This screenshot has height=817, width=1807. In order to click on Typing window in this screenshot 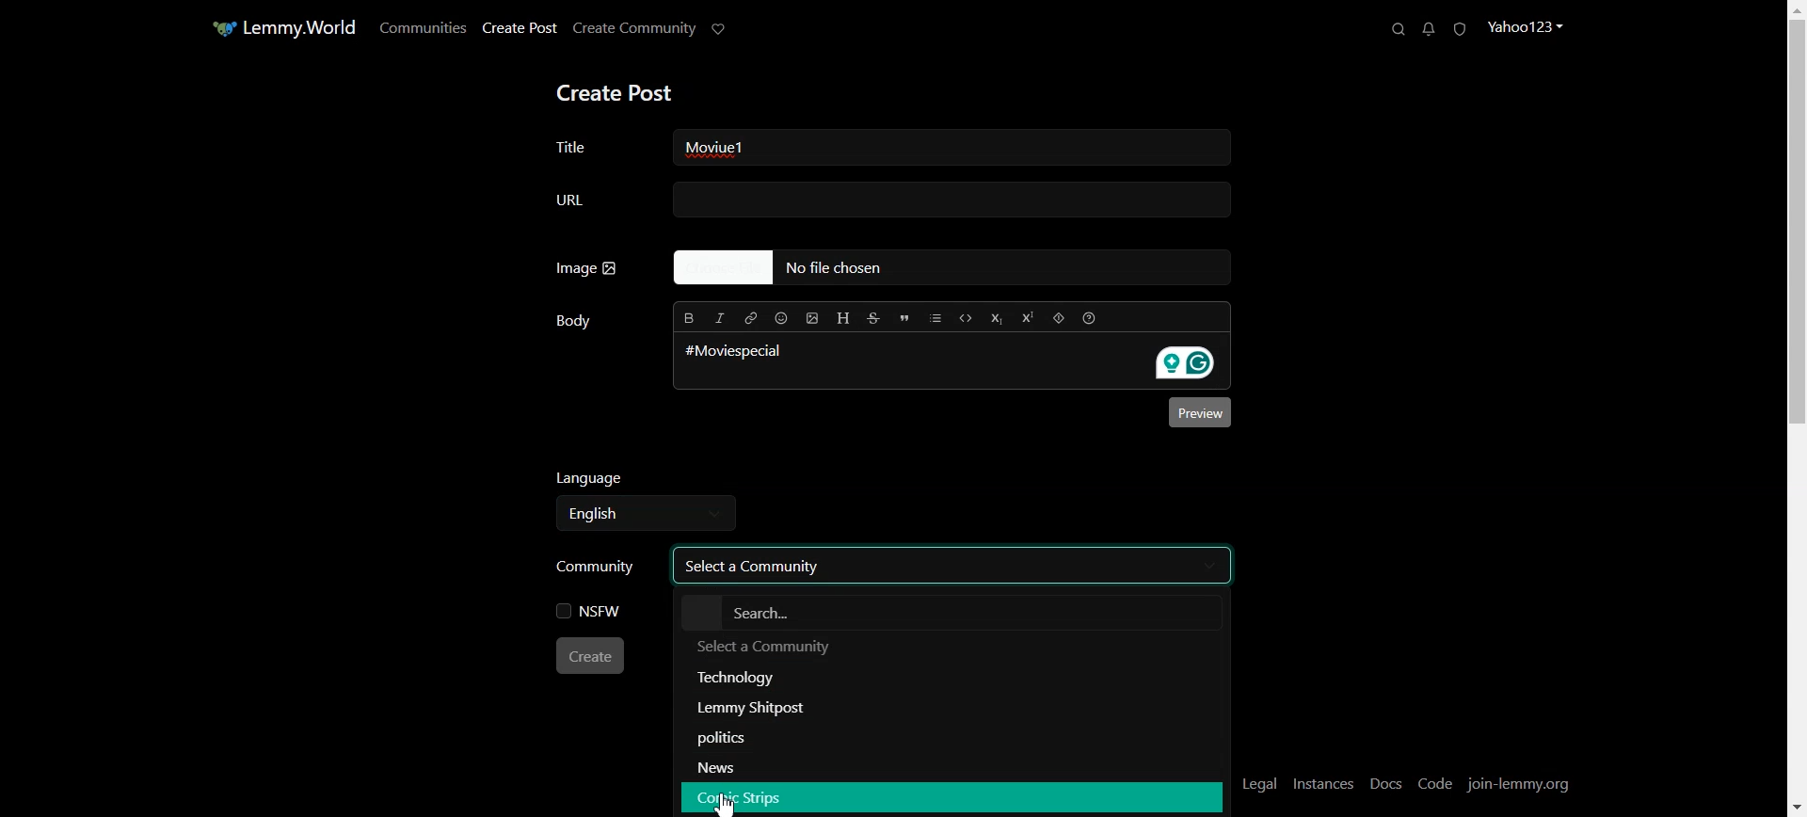, I will do `click(903, 439)`.